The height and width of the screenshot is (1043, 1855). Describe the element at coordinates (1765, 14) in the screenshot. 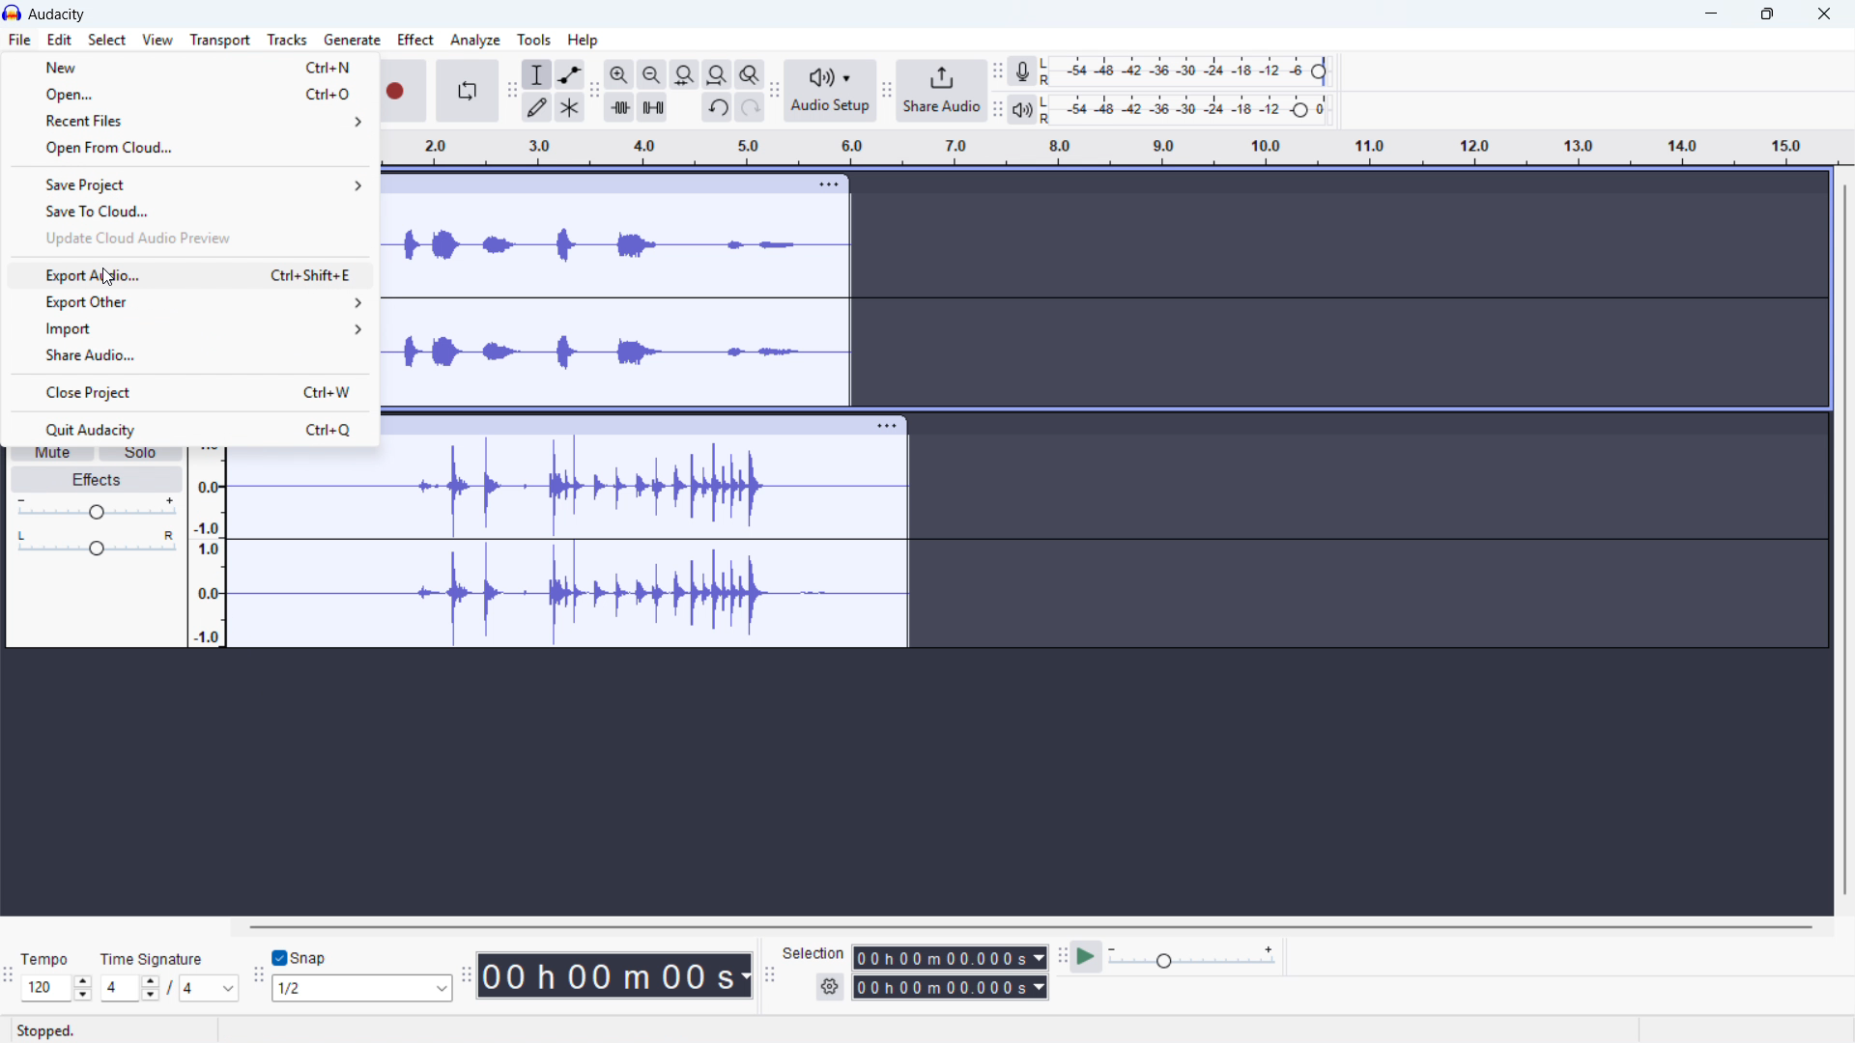

I see `Maximise ` at that location.